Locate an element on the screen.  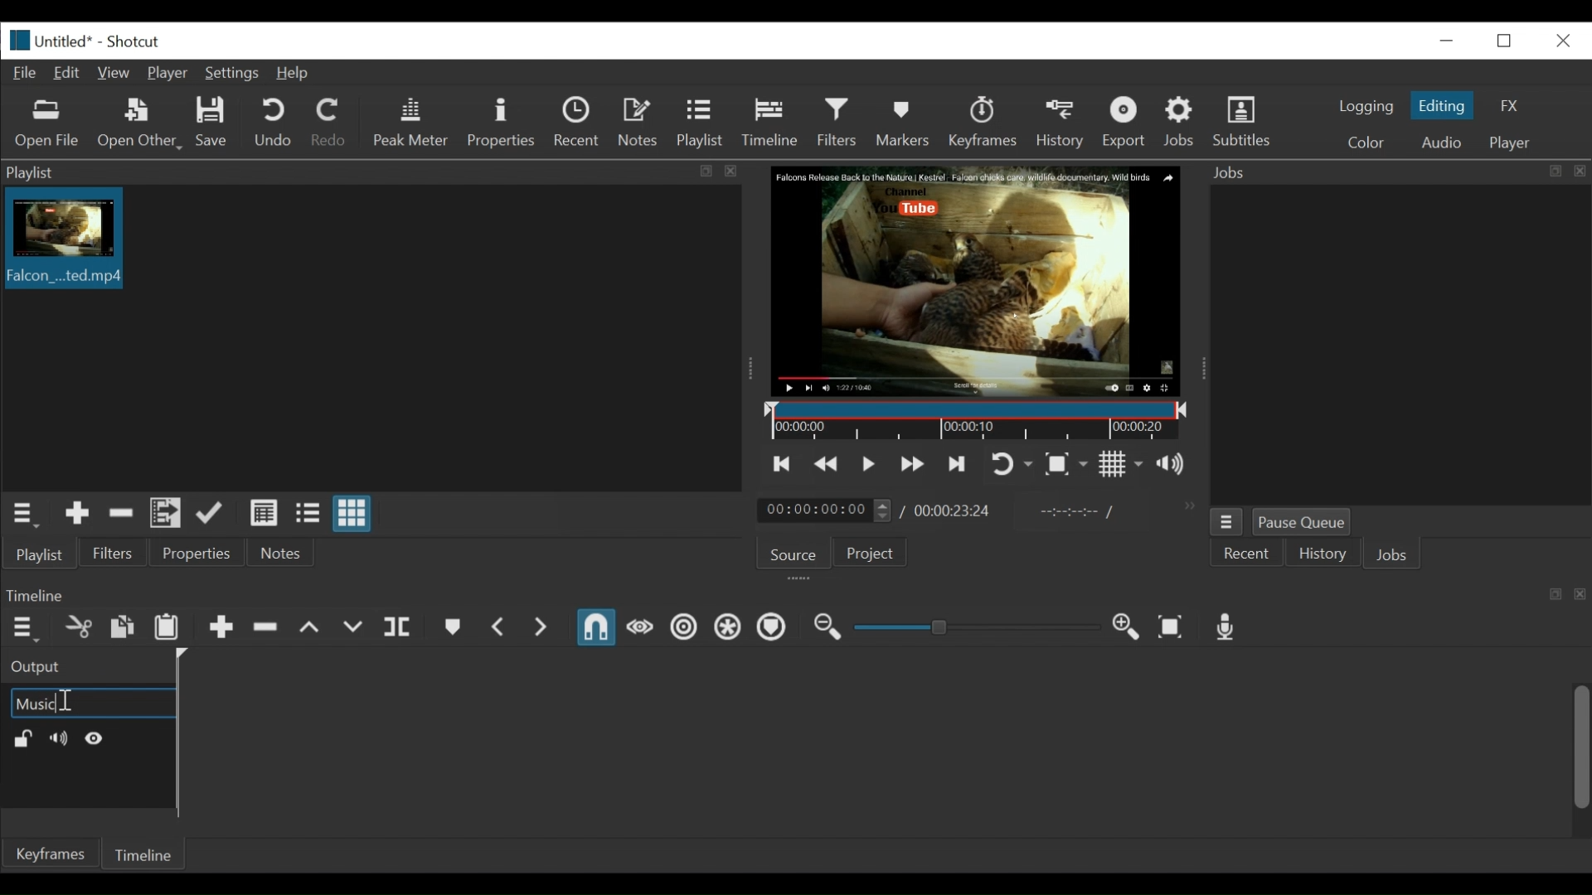
Save is located at coordinates (216, 122).